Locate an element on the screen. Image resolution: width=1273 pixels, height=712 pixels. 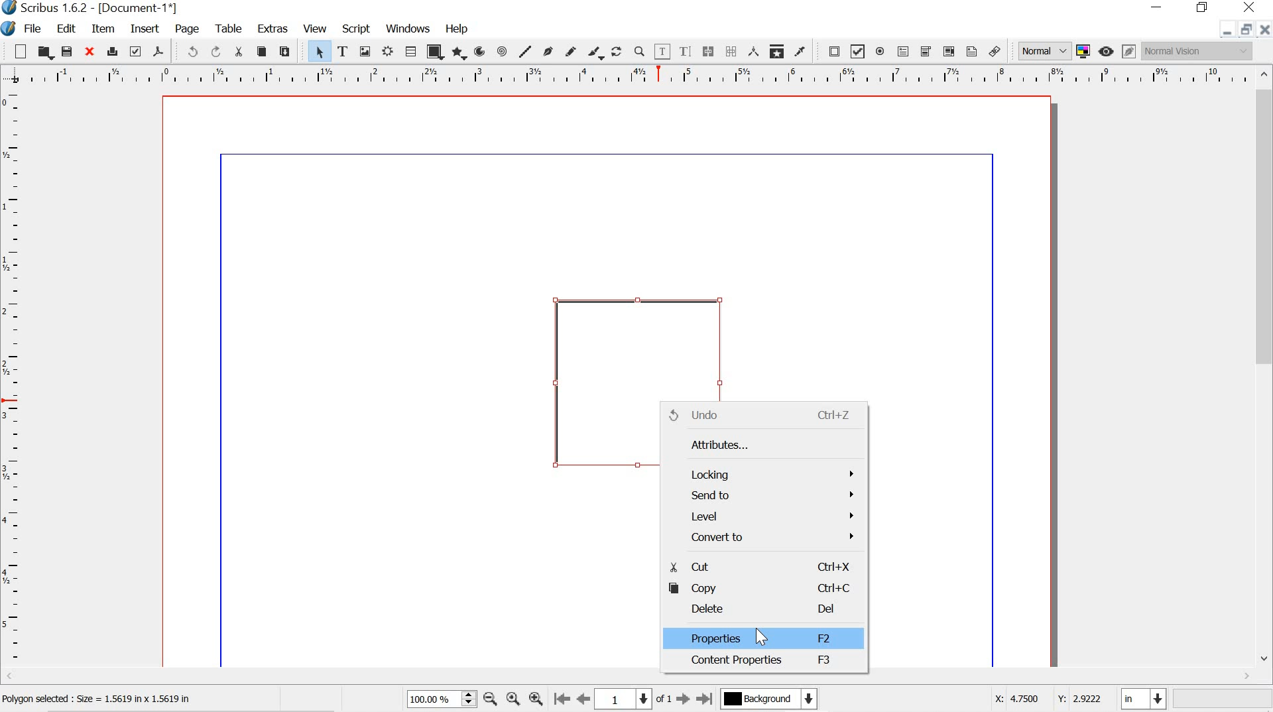
ruler is located at coordinates (13, 379).